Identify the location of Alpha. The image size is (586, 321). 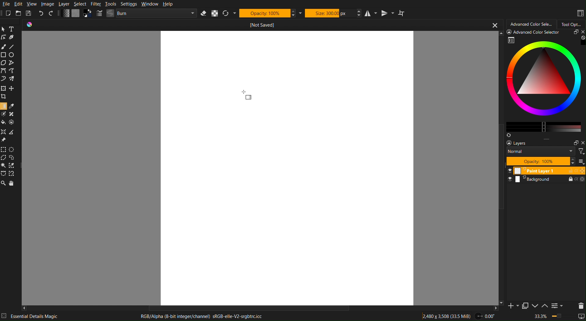
(215, 13).